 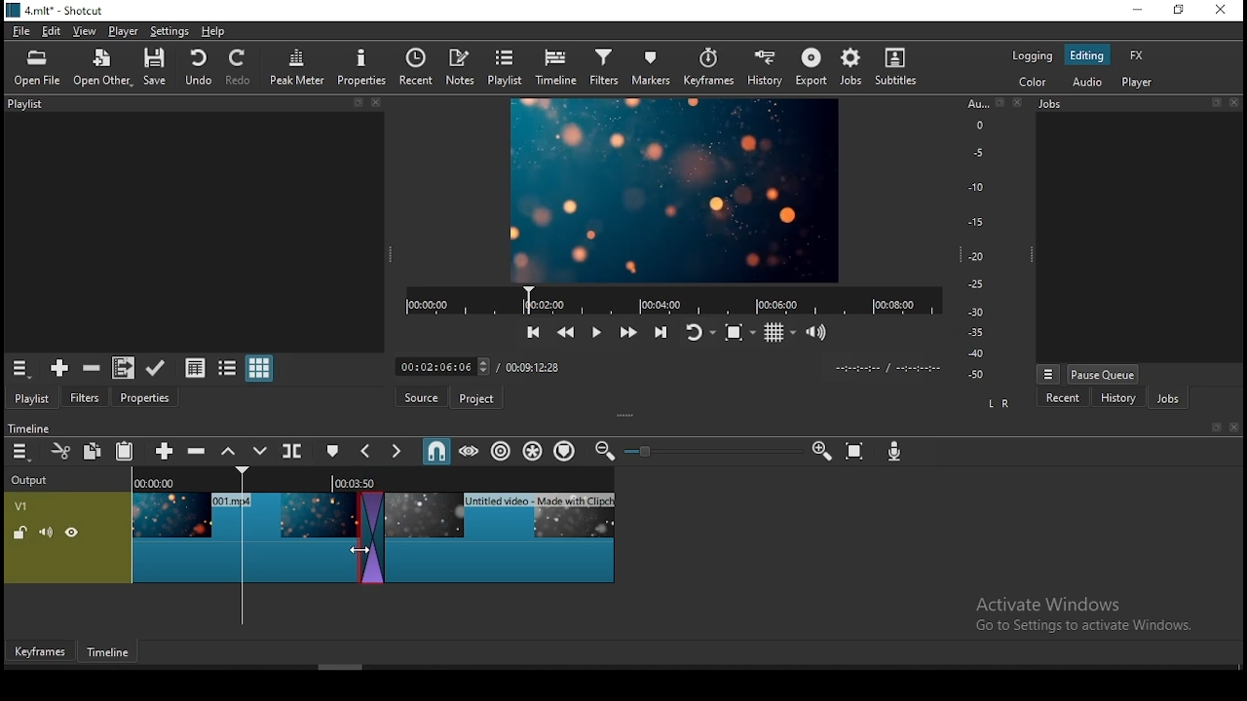 I want to click on playlist, so click(x=507, y=67).